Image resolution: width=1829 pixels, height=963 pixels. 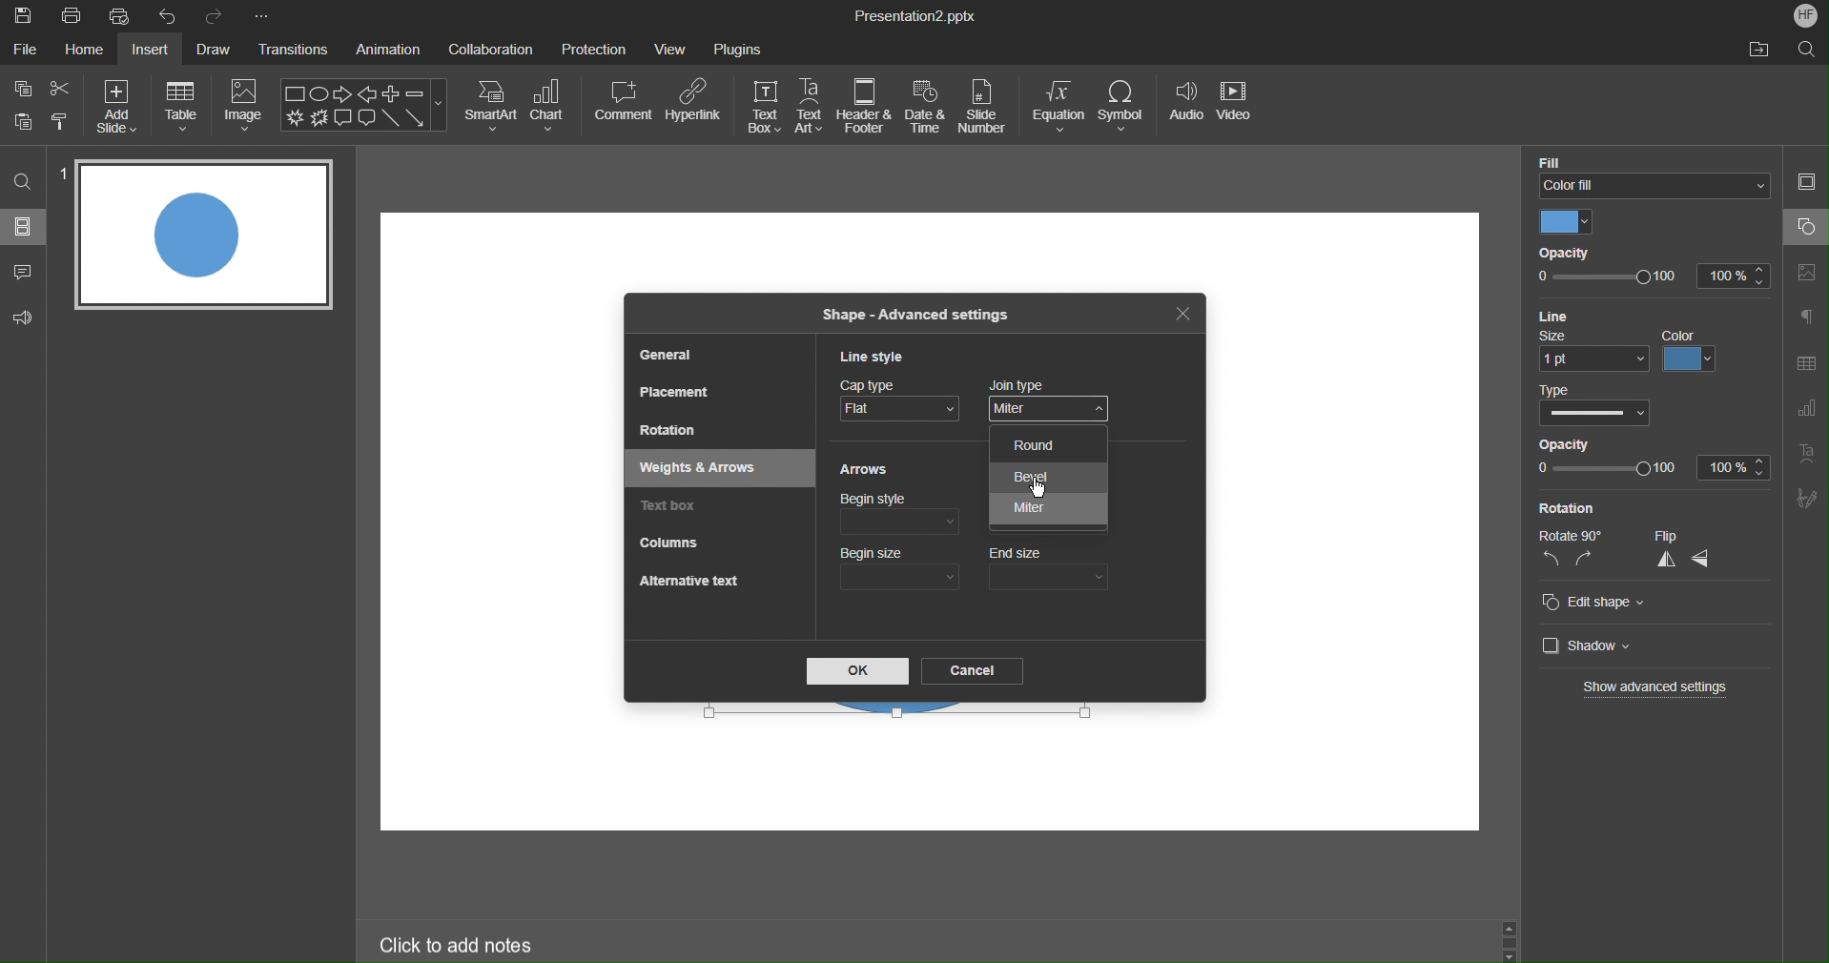 What do you see at coordinates (550, 105) in the screenshot?
I see `Chart` at bounding box center [550, 105].